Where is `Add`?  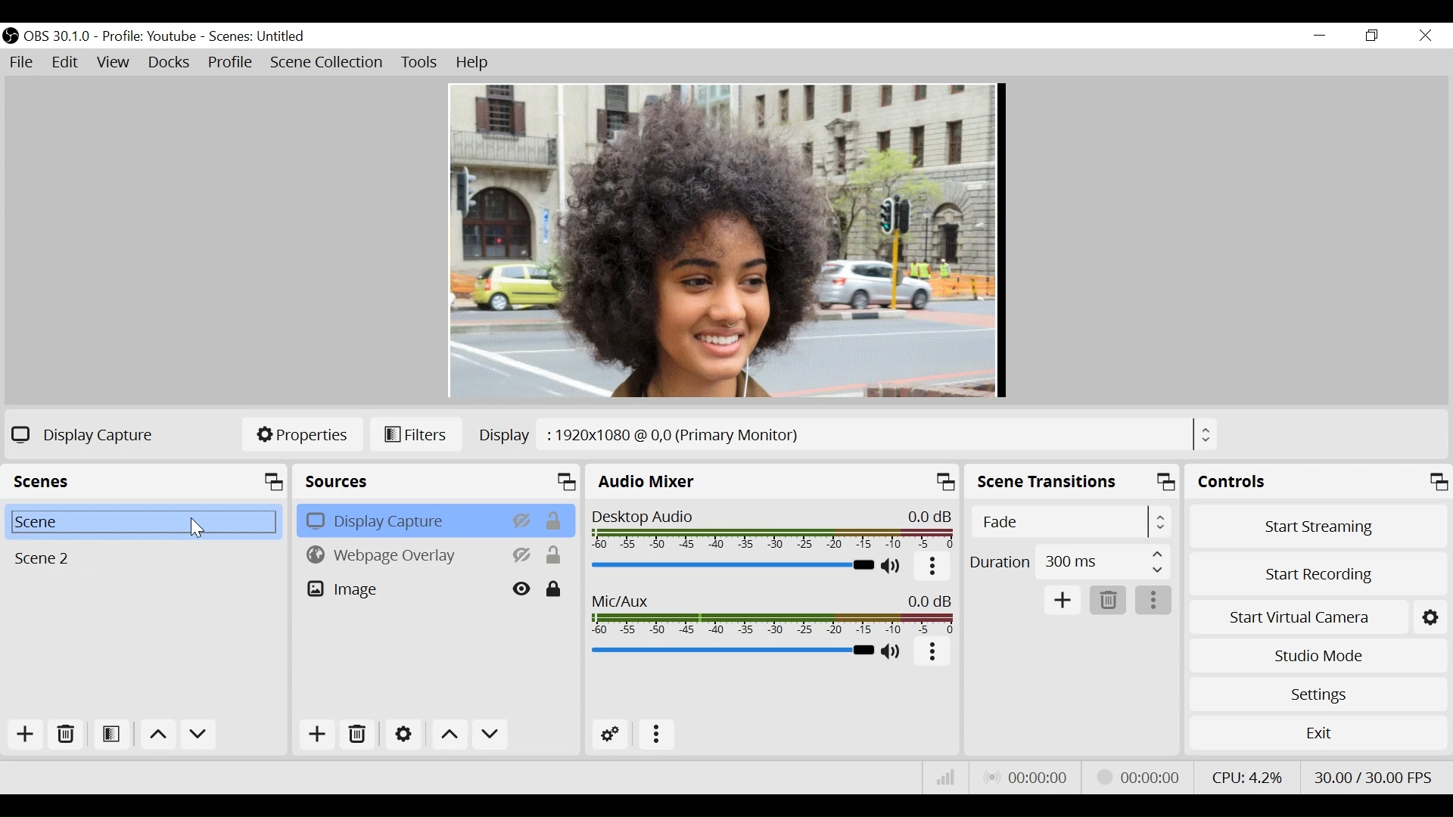 Add is located at coordinates (319, 733).